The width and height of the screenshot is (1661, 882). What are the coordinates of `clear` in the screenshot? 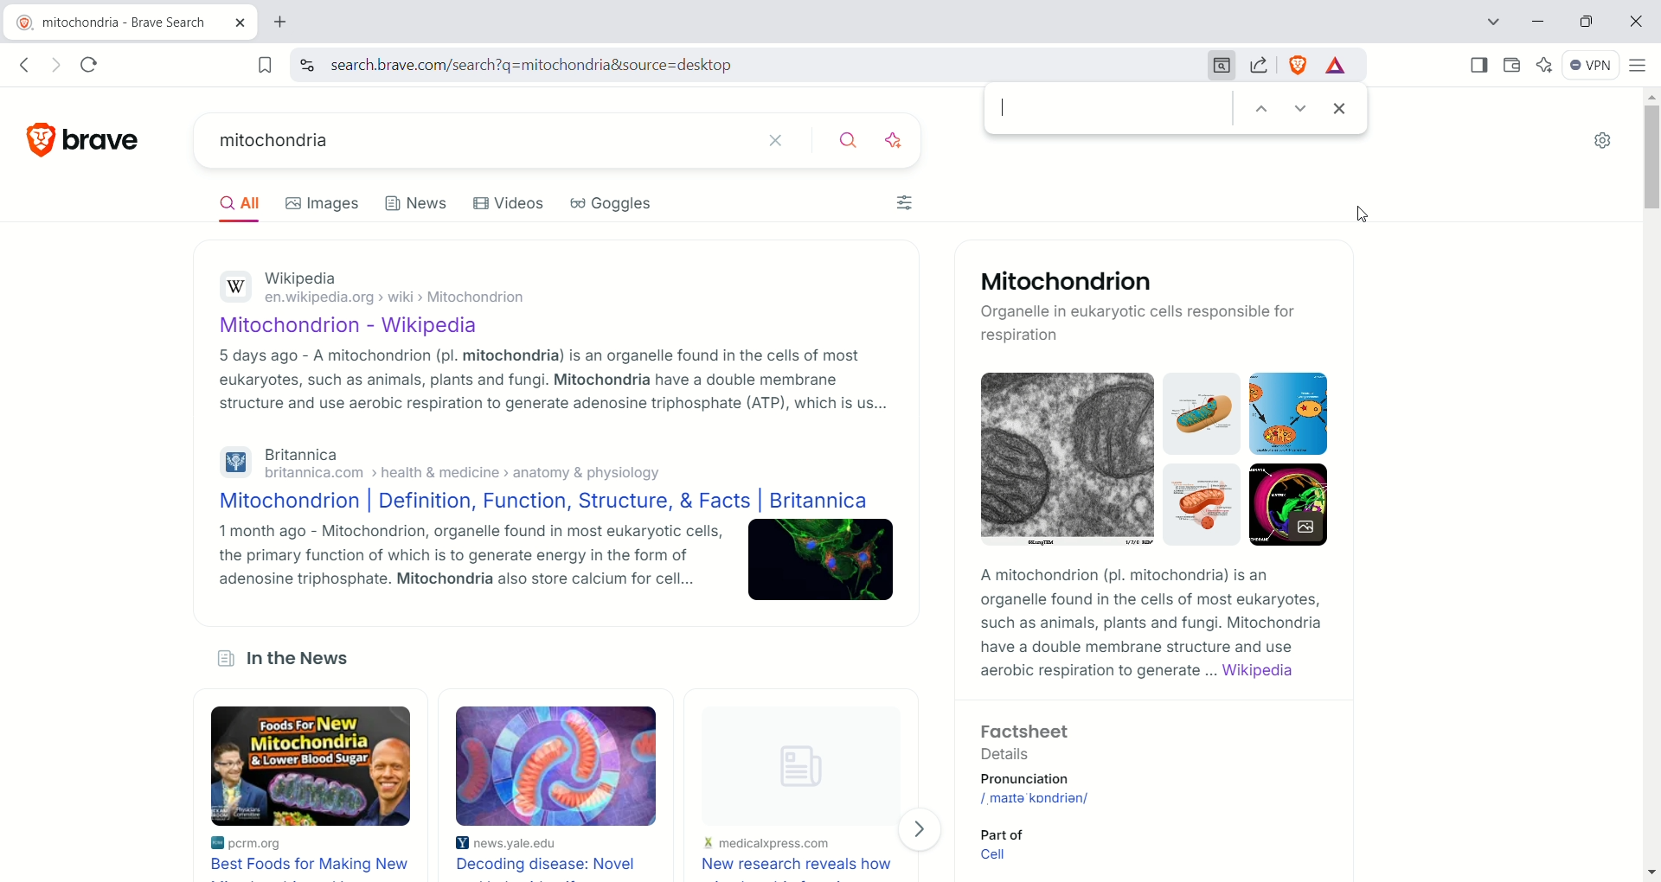 It's located at (775, 137).